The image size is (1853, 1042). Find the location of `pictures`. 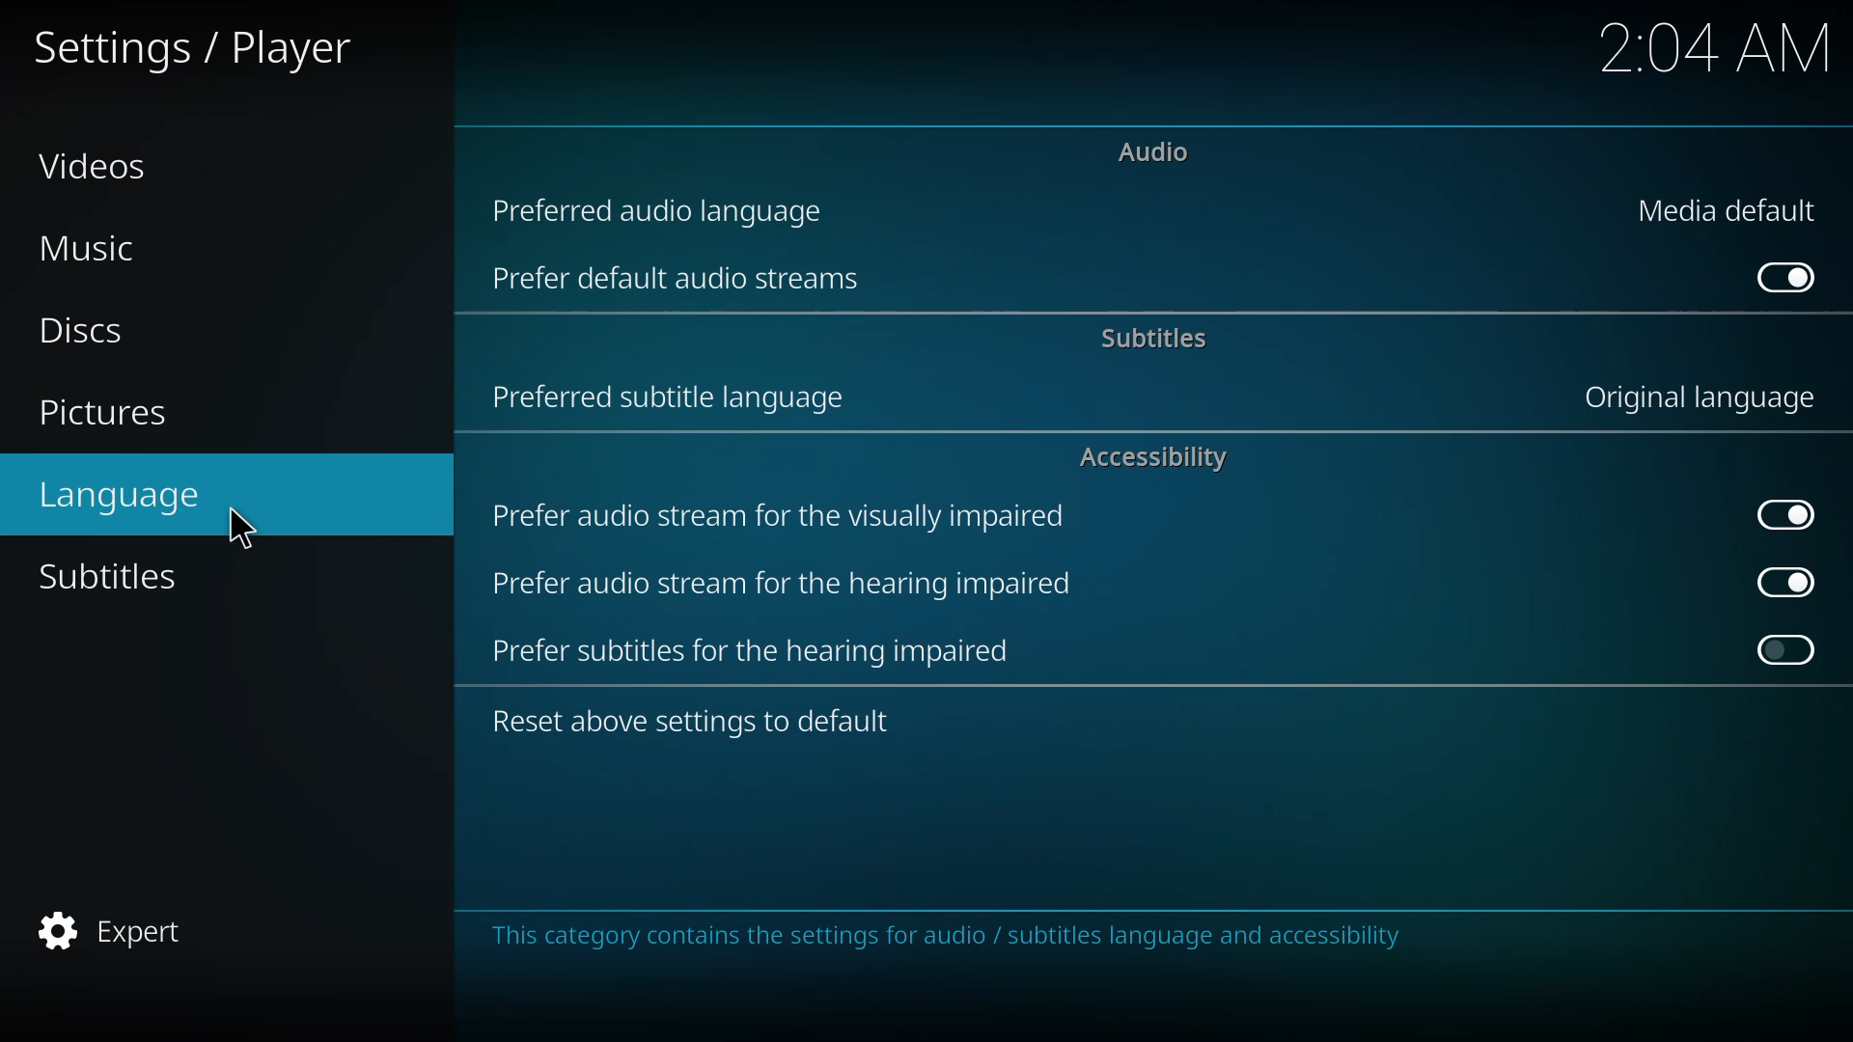

pictures is located at coordinates (105, 411).